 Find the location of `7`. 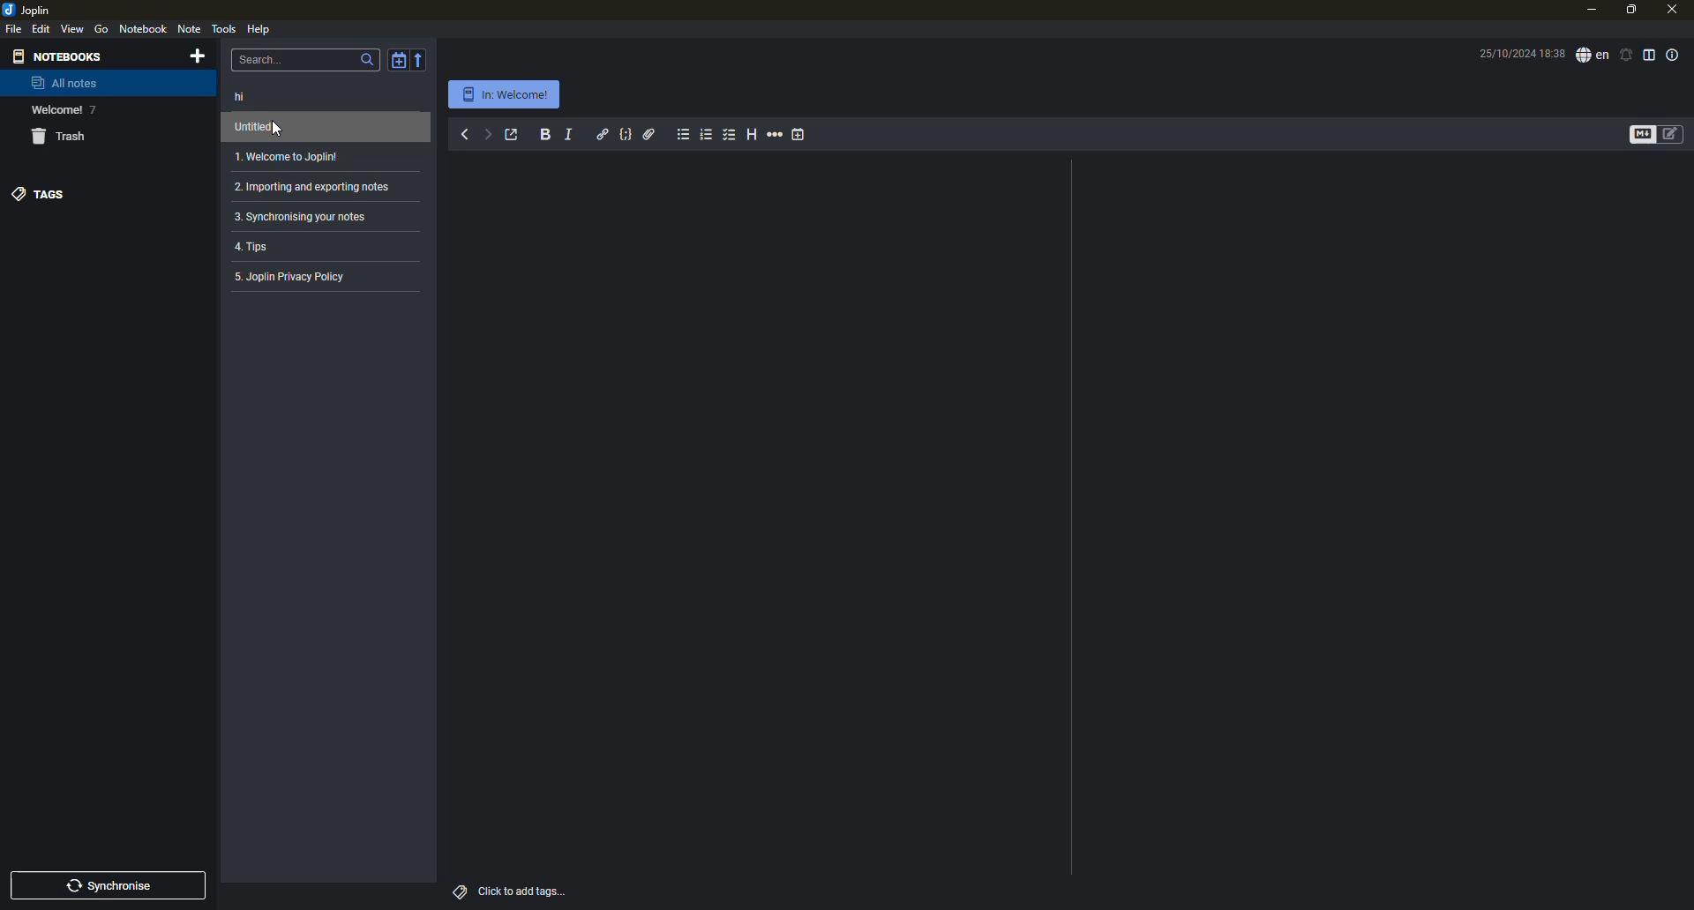

7 is located at coordinates (93, 110).